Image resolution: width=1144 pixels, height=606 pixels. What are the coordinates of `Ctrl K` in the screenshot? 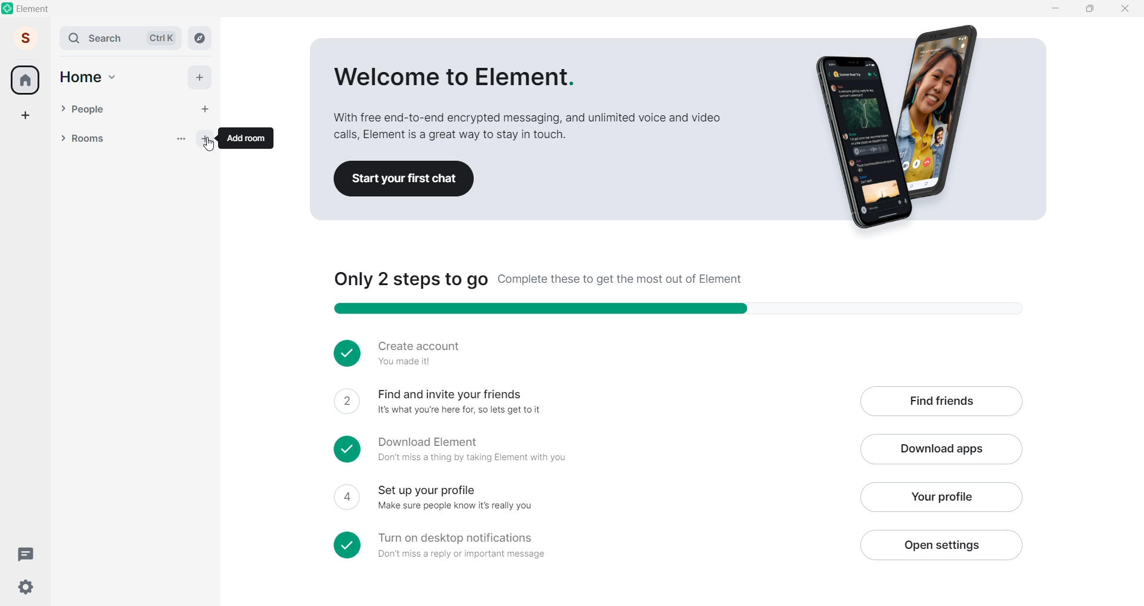 It's located at (161, 38).